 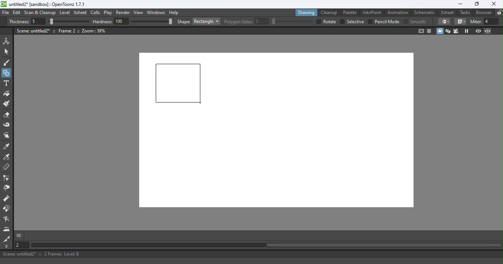 I want to click on 3D View, so click(x=449, y=31).